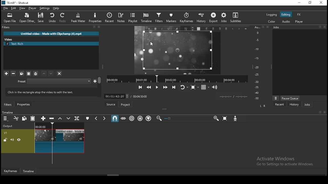 The image size is (328, 184). Describe the element at coordinates (52, 73) in the screenshot. I see `move filter up` at that location.